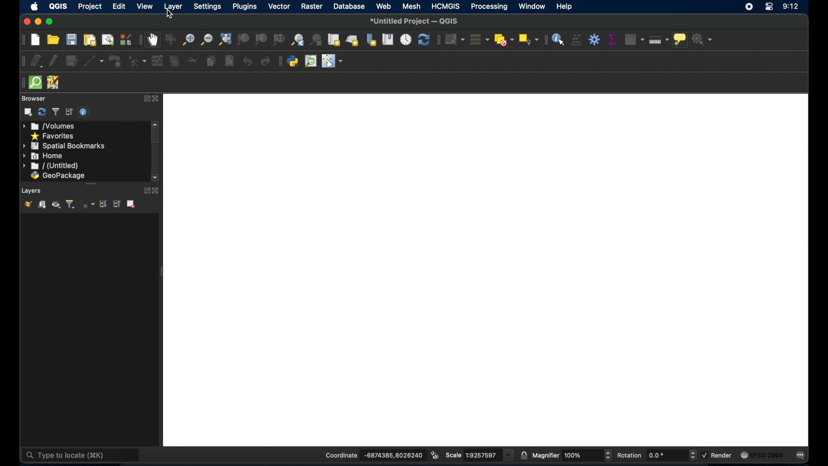 This screenshot has width=828, height=466. I want to click on browser, so click(35, 98).